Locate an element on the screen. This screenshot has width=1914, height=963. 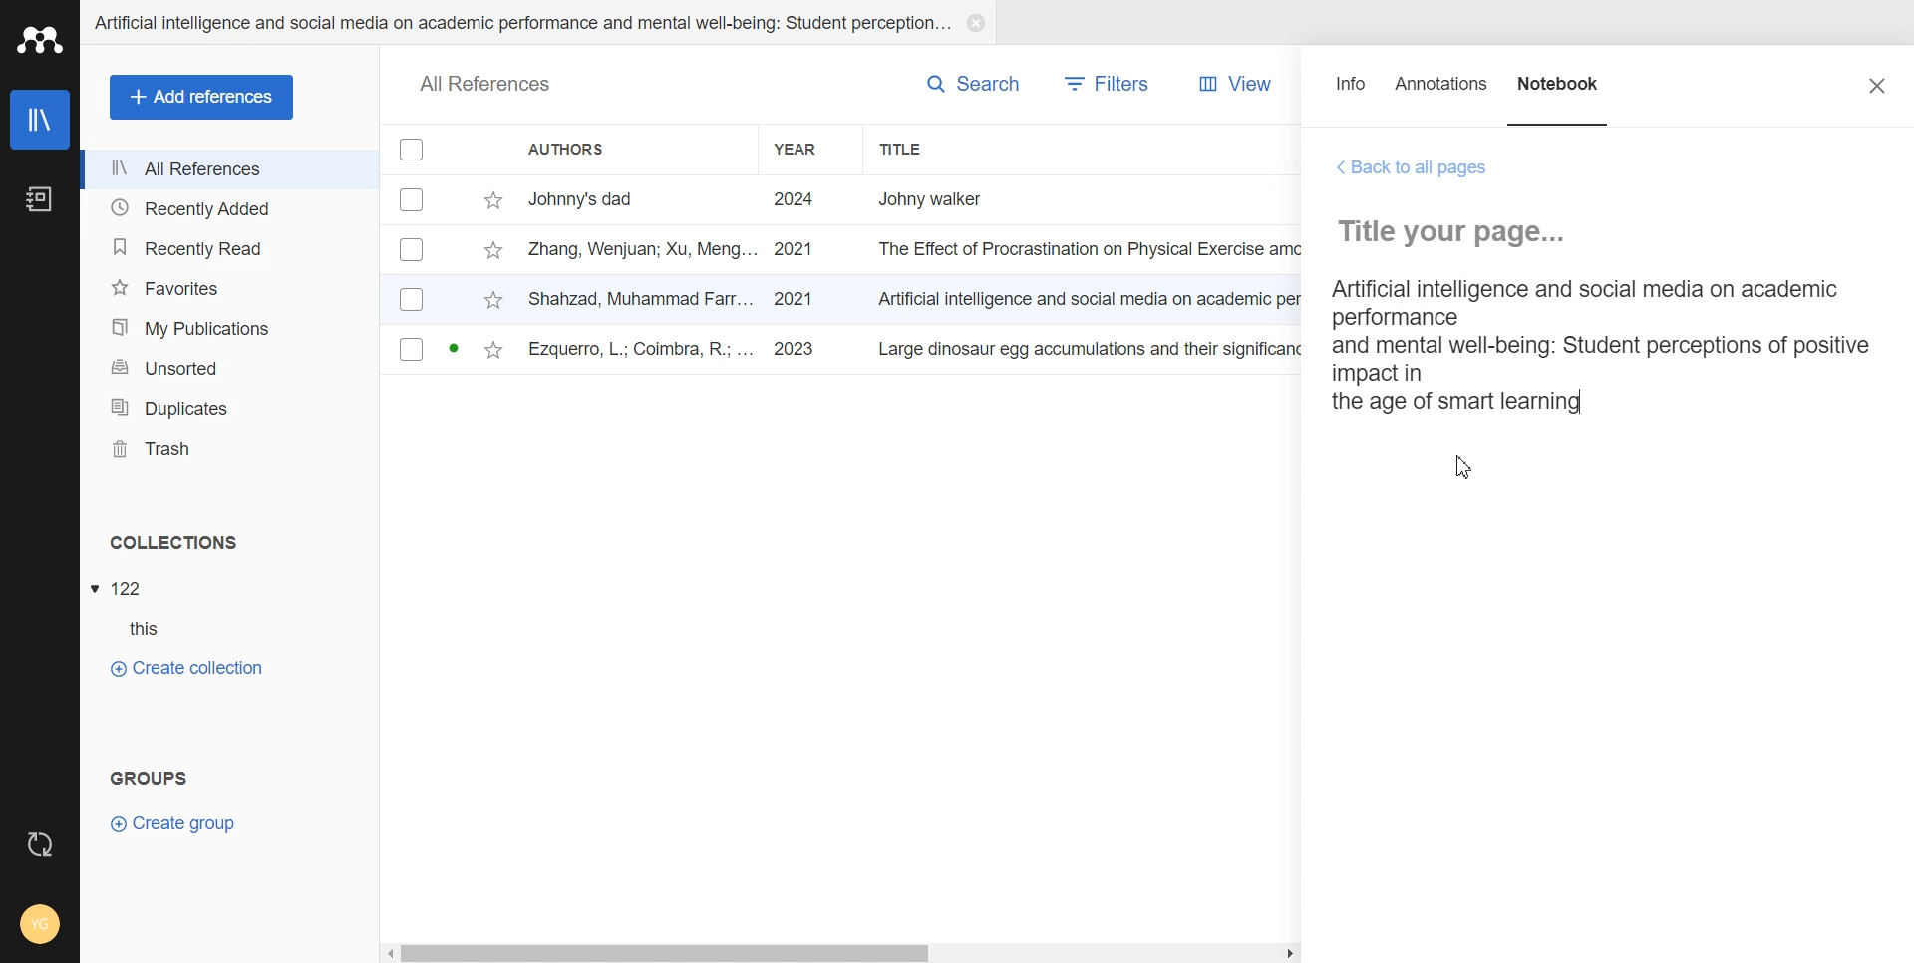
Create Collection is located at coordinates (185, 667).